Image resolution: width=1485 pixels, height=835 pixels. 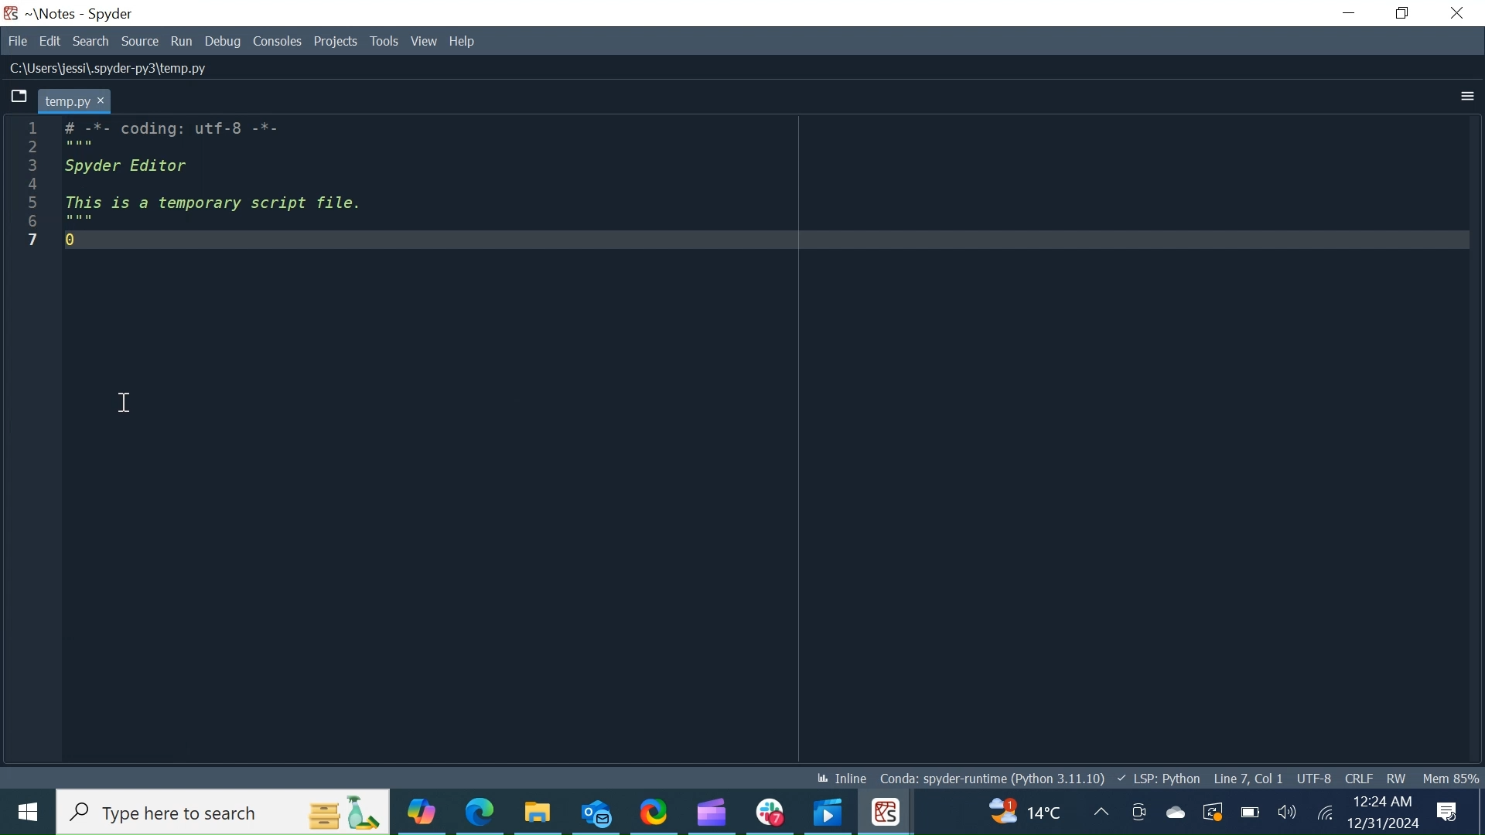 What do you see at coordinates (538, 811) in the screenshot?
I see `File Explorer Desktop Icon` at bounding box center [538, 811].